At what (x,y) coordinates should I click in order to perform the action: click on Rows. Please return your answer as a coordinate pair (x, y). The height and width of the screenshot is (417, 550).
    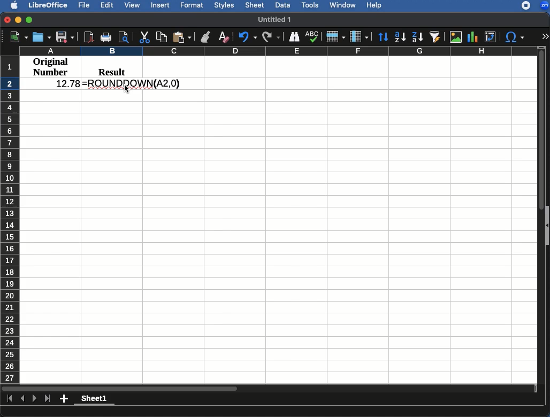
    Looking at the image, I should click on (10, 220).